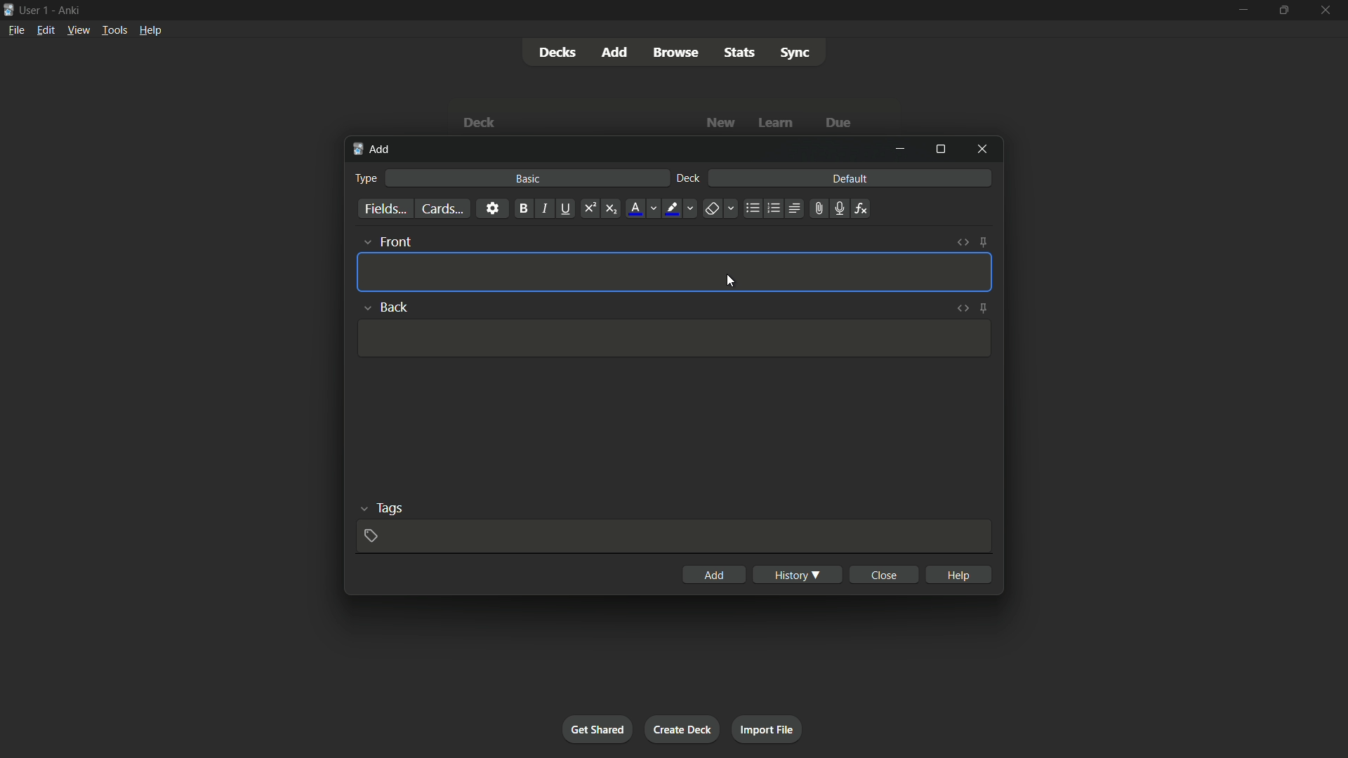 The image size is (1348, 758). What do you see at coordinates (838, 209) in the screenshot?
I see `record audio` at bounding box center [838, 209].